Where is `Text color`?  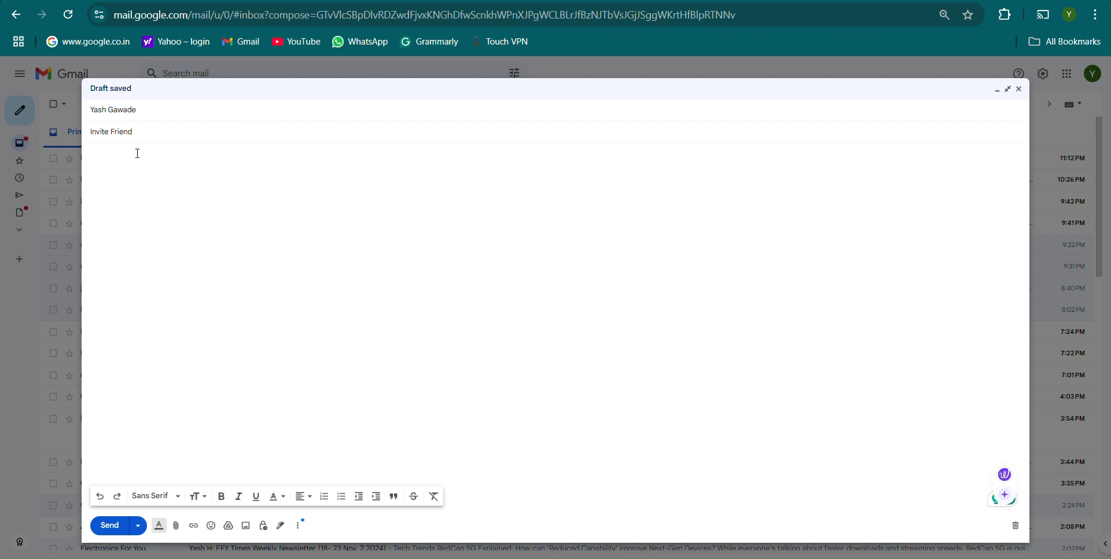 Text color is located at coordinates (277, 496).